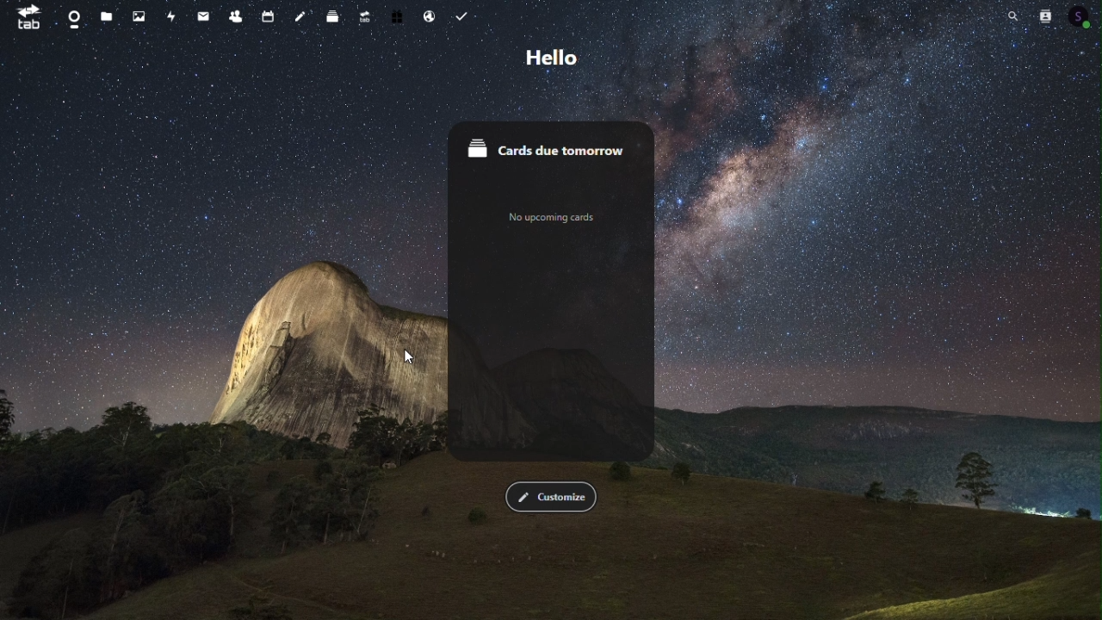 This screenshot has height=620, width=1102. What do you see at coordinates (265, 15) in the screenshot?
I see `Calendar` at bounding box center [265, 15].